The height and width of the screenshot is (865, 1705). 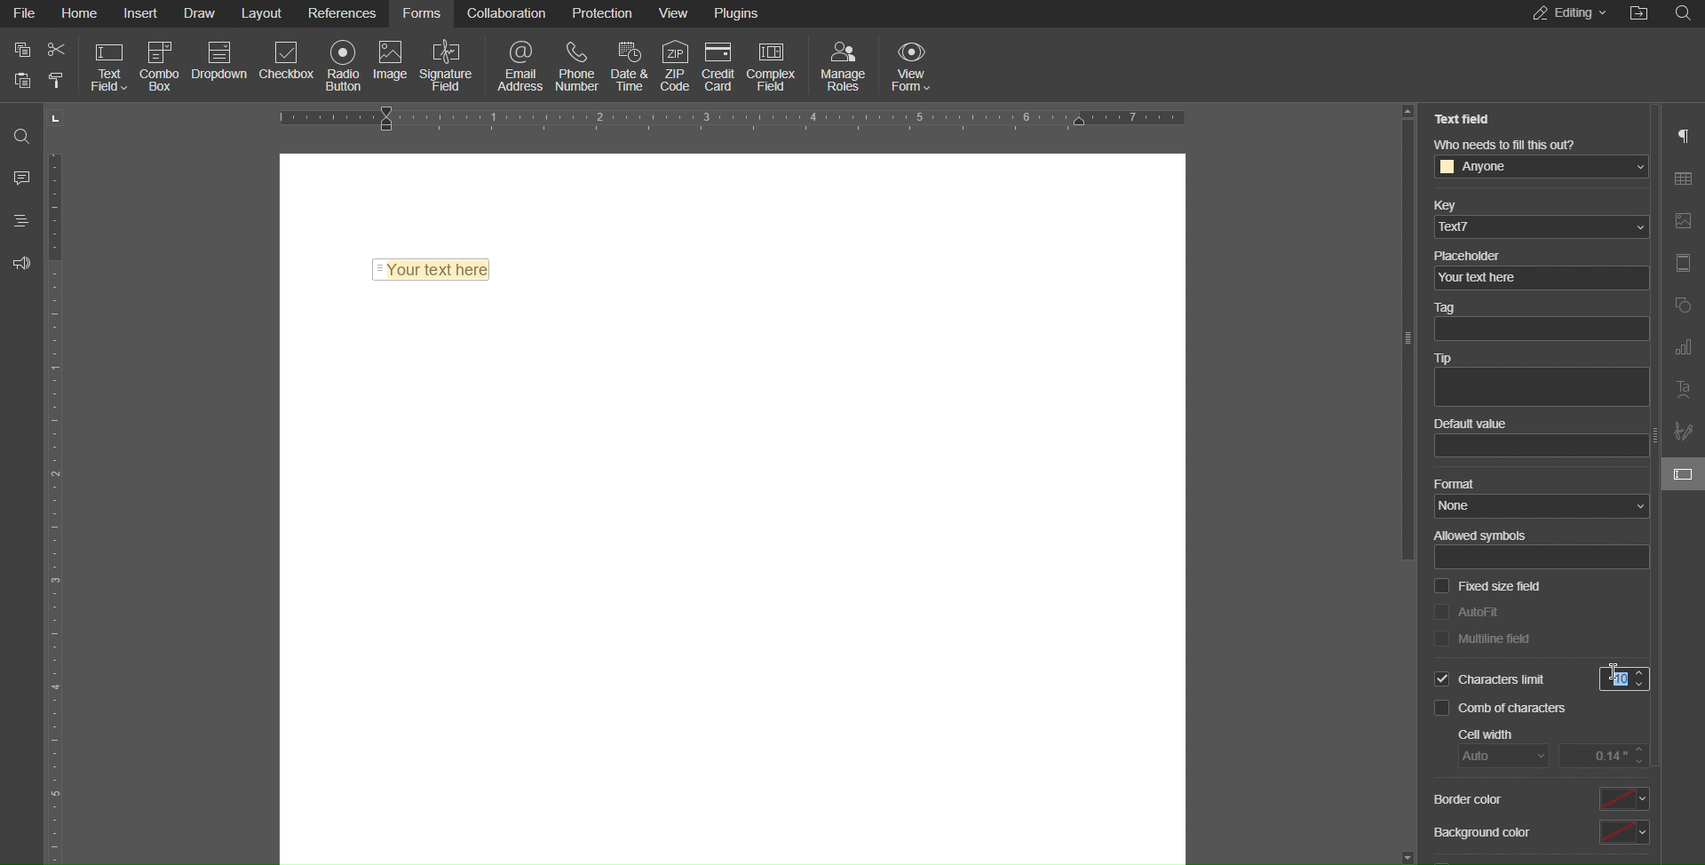 I want to click on Horizontal Ruler, so click(x=736, y=116).